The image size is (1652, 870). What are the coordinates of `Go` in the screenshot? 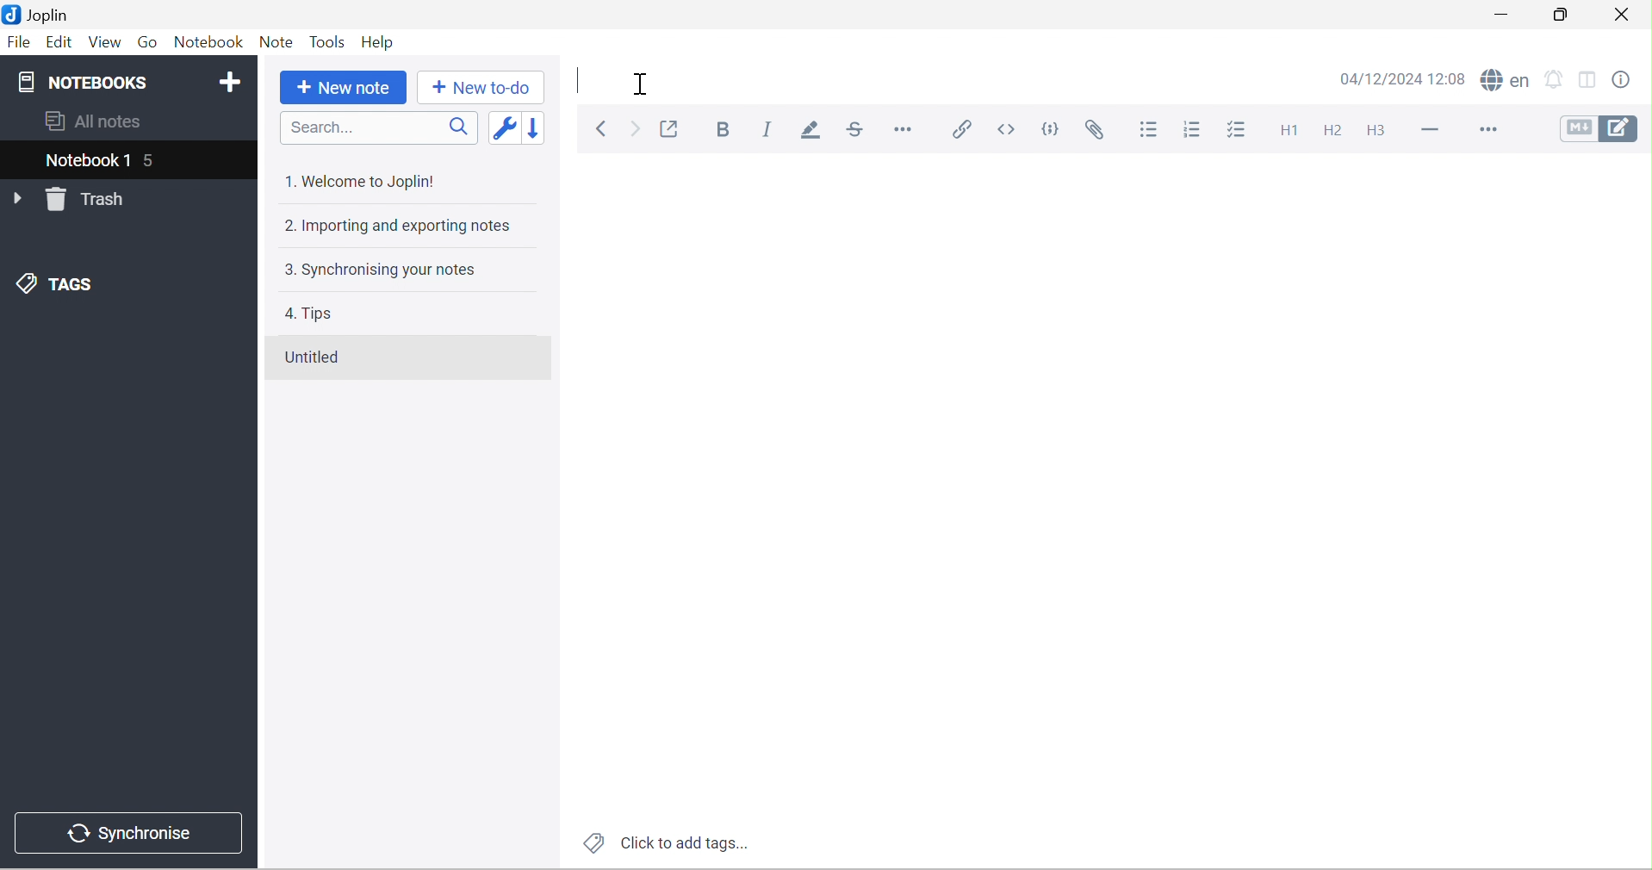 It's located at (149, 41).